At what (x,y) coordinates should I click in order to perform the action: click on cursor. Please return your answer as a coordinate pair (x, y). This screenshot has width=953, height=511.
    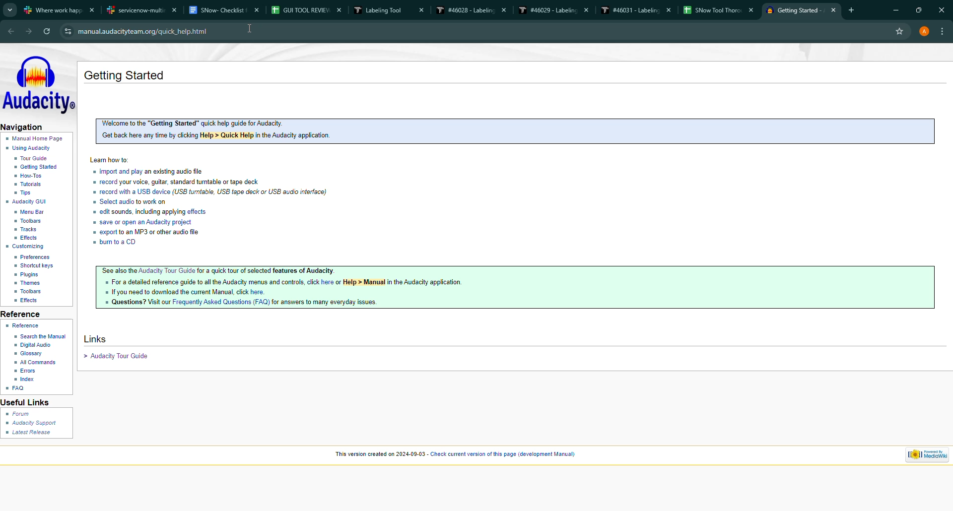
    Looking at the image, I should click on (250, 29).